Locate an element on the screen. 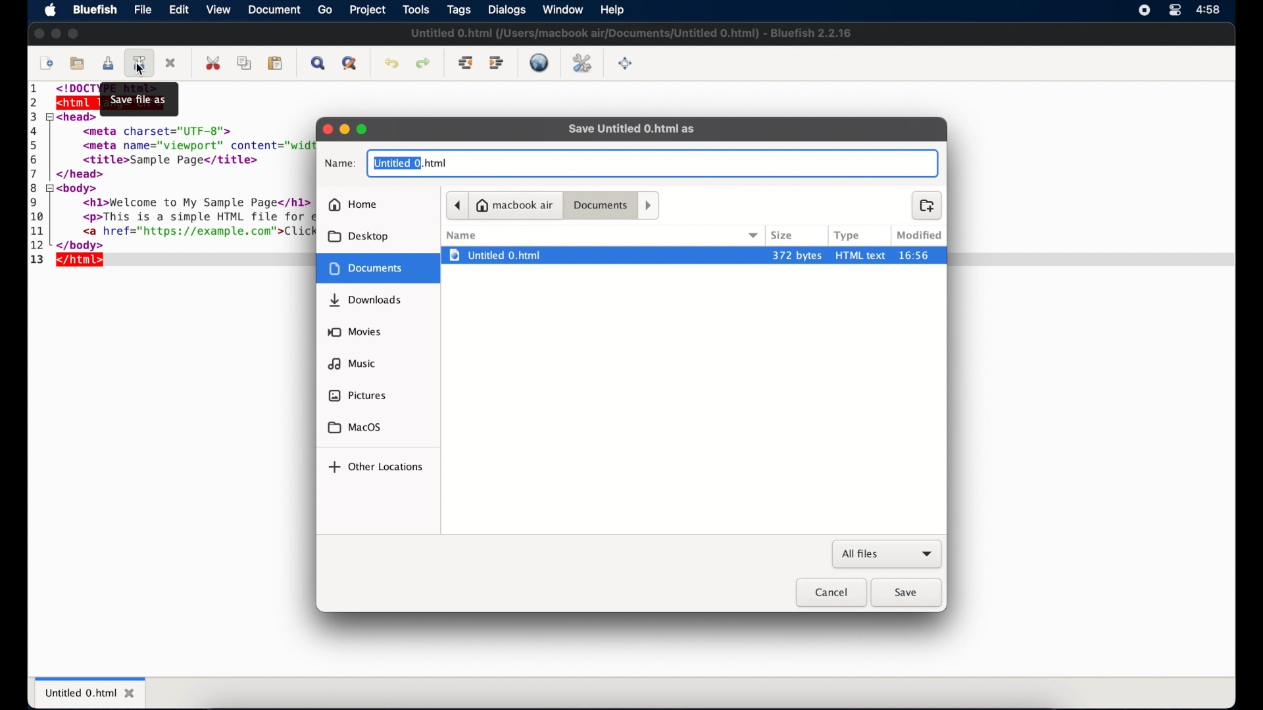 Image resolution: width=1263 pixels, height=710 pixels. untitled 0.html is located at coordinates (91, 692).